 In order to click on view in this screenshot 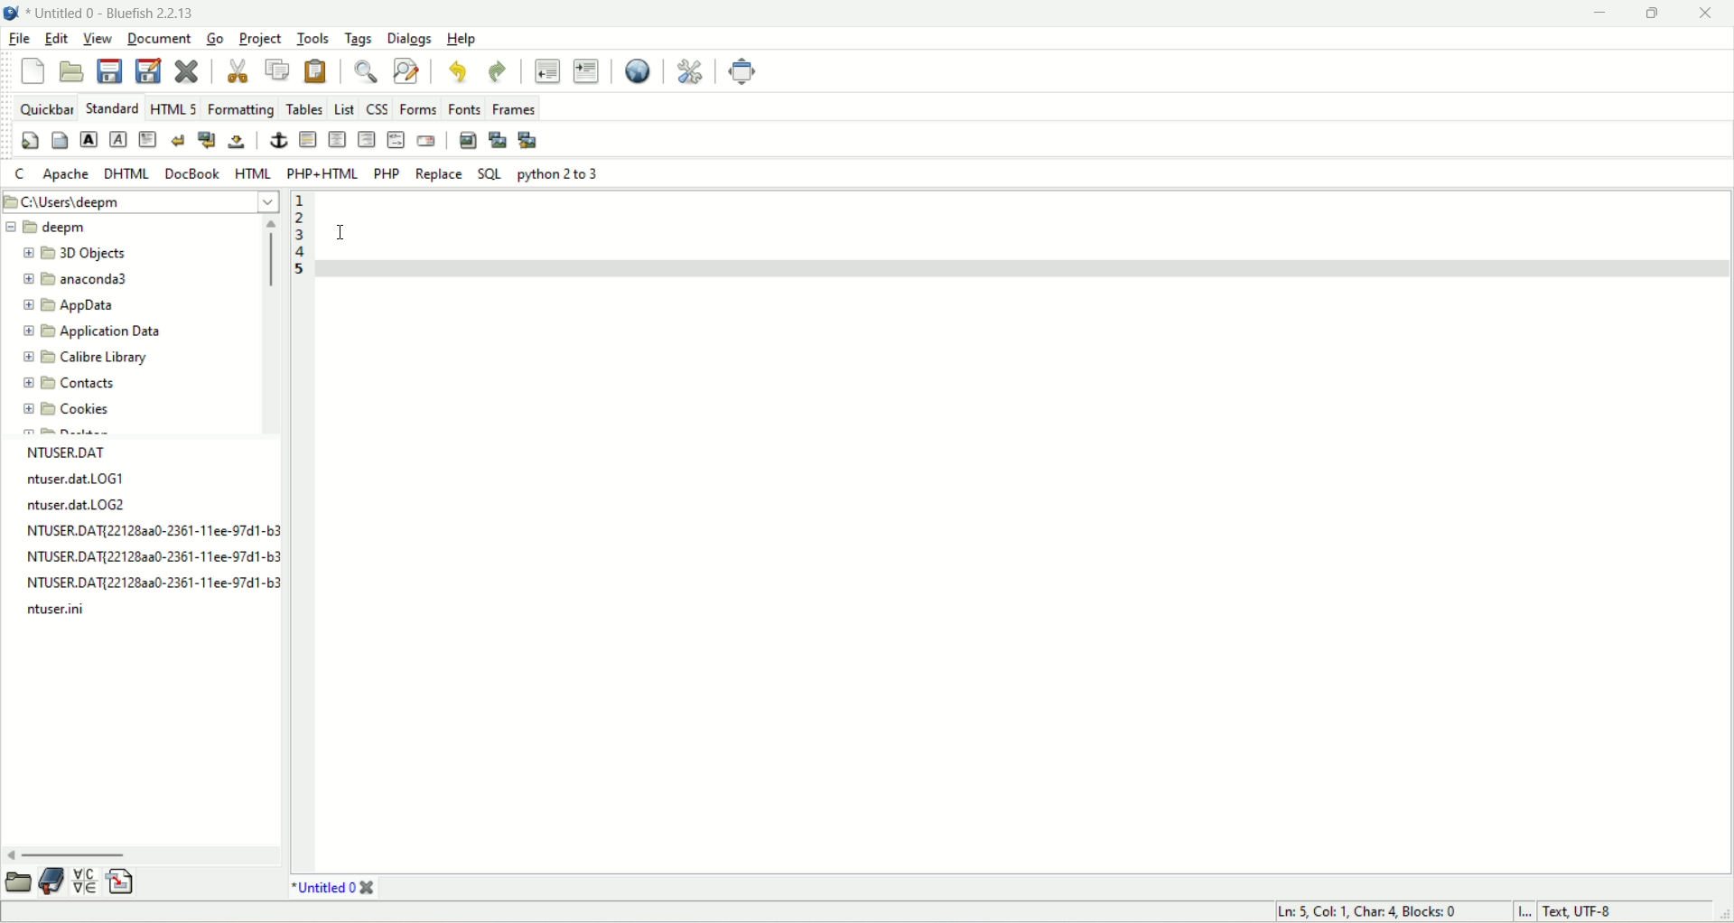, I will do `click(98, 41)`.